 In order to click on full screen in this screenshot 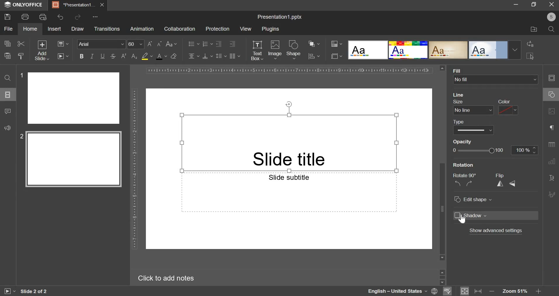, I will do `click(536, 5)`.